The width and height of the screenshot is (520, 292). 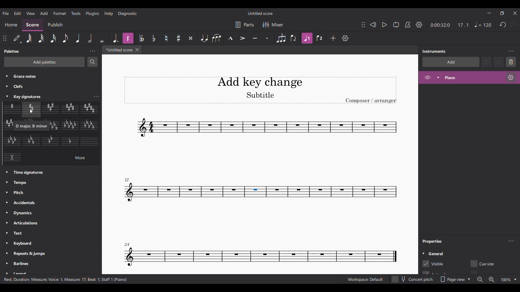 What do you see at coordinates (261, 90) in the screenshot?
I see `Score title, sub-title and composor name` at bounding box center [261, 90].